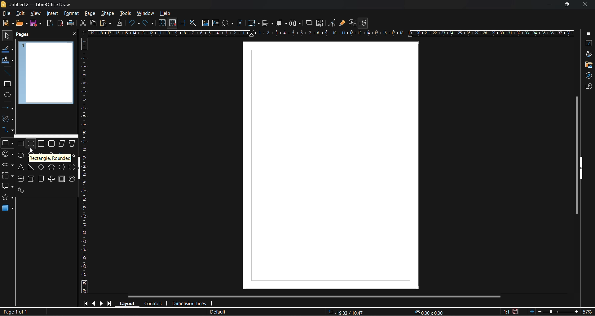 The image size is (595, 316). Describe the element at coordinates (281, 23) in the screenshot. I see `arrange` at that location.